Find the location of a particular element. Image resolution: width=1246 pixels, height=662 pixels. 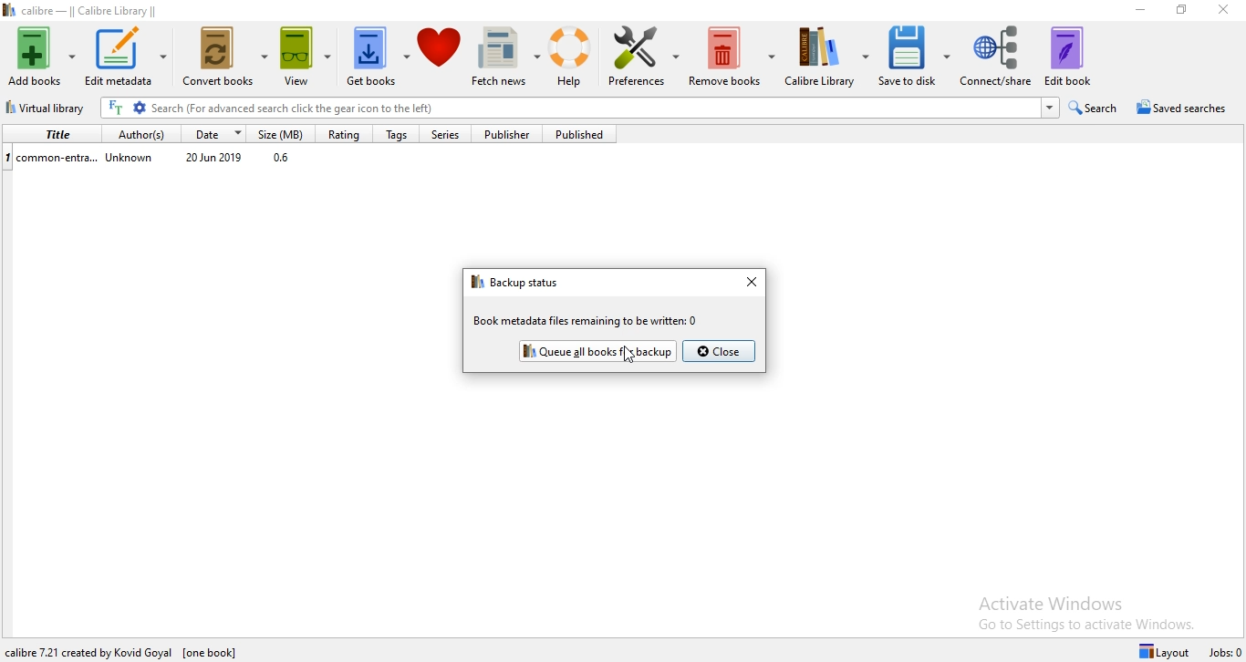

Close is located at coordinates (1221, 14).